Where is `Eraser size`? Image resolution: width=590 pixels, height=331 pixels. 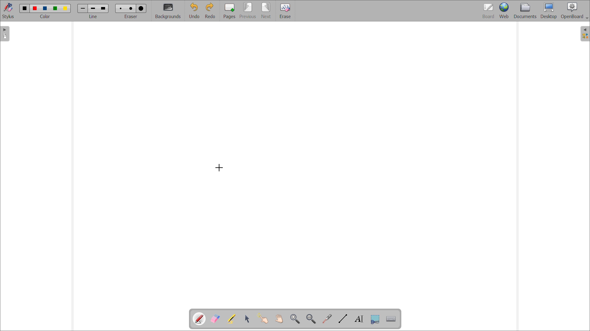
Eraser size is located at coordinates (141, 9).